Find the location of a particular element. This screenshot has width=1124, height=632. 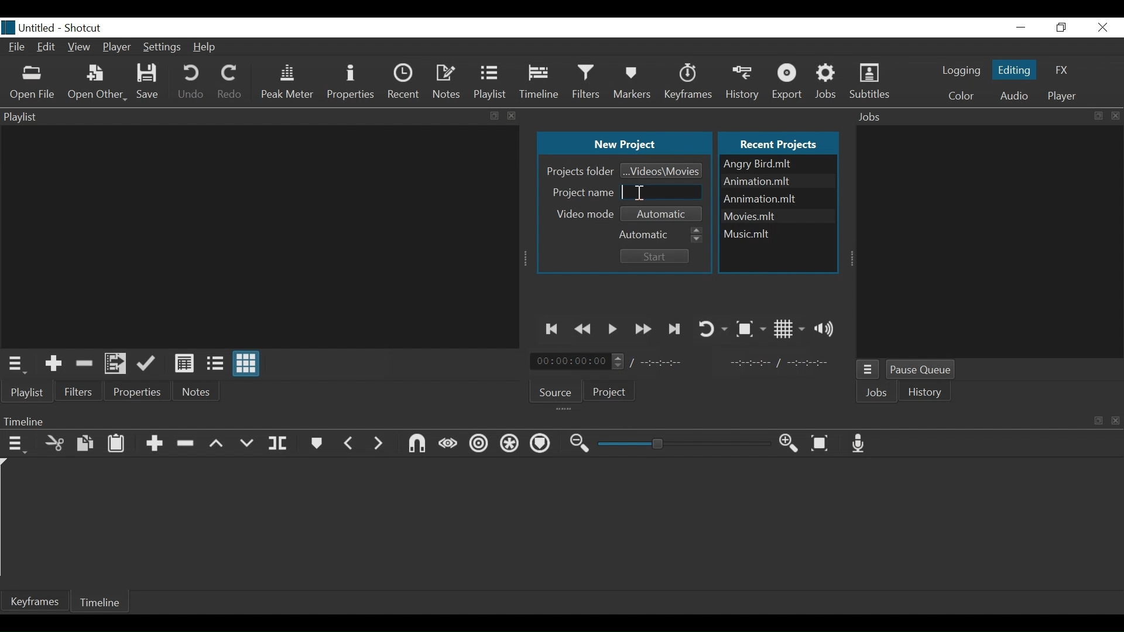

Filters is located at coordinates (588, 81).